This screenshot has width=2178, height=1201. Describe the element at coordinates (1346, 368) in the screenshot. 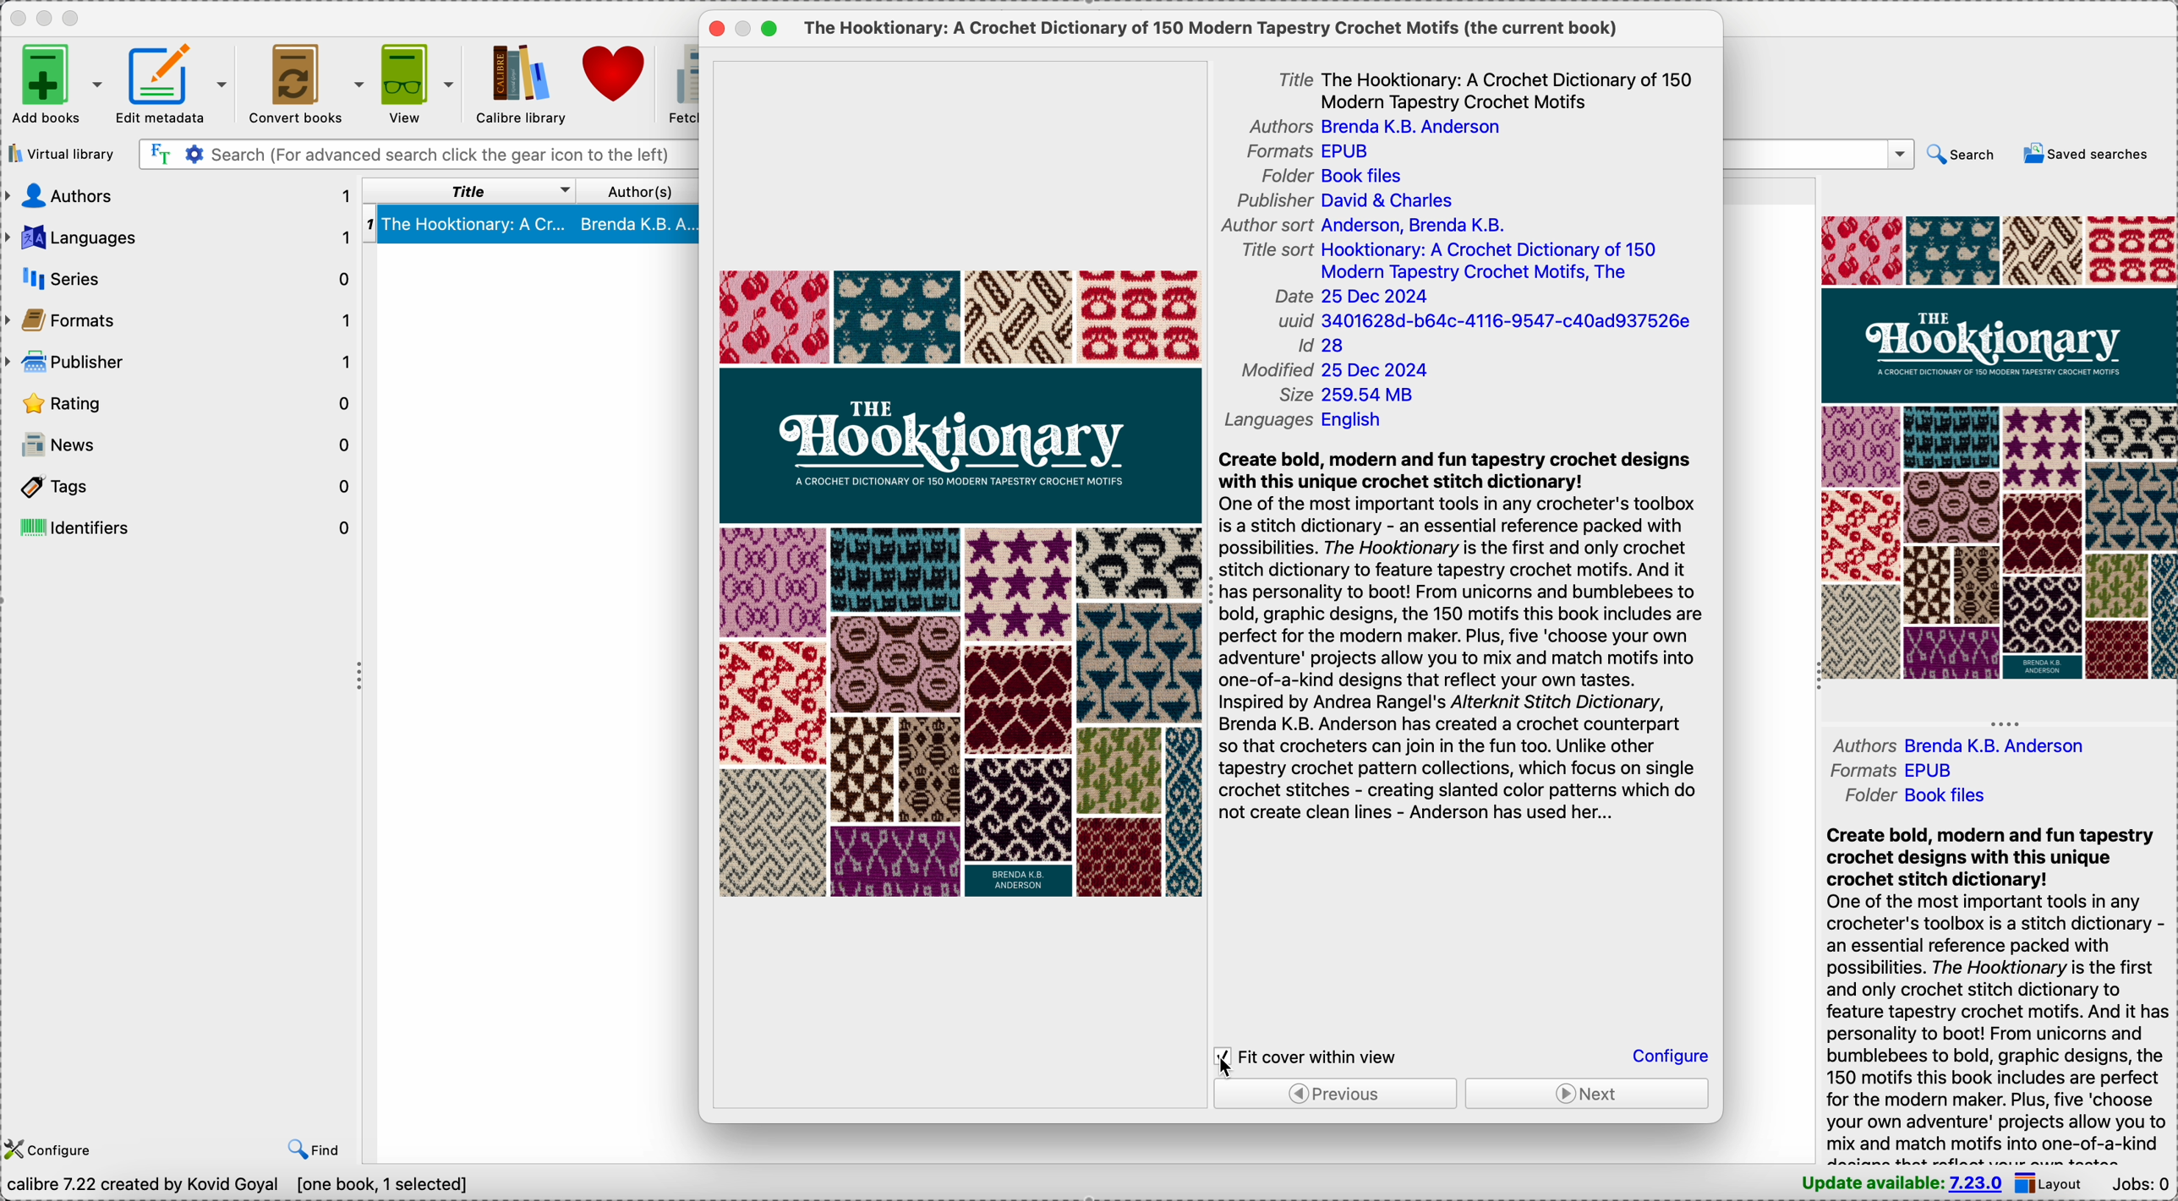

I see `modified` at that location.